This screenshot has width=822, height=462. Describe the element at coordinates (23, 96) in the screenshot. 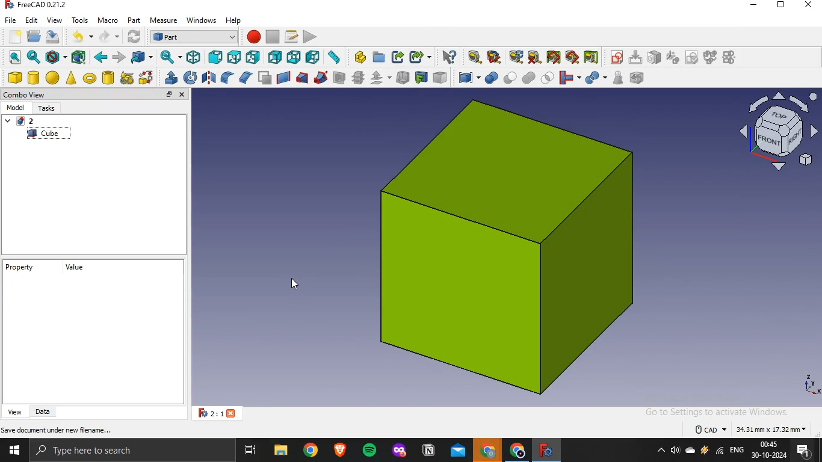

I see `combo  view` at that location.